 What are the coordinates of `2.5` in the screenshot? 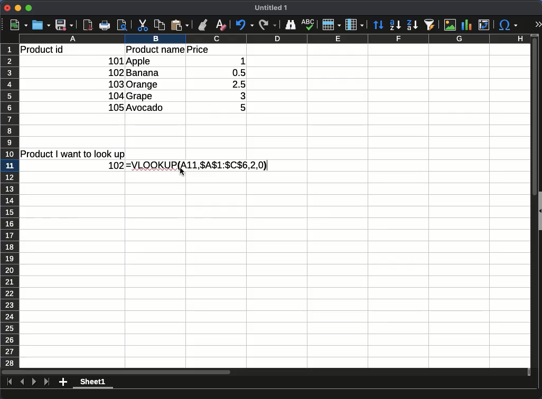 It's located at (235, 84).